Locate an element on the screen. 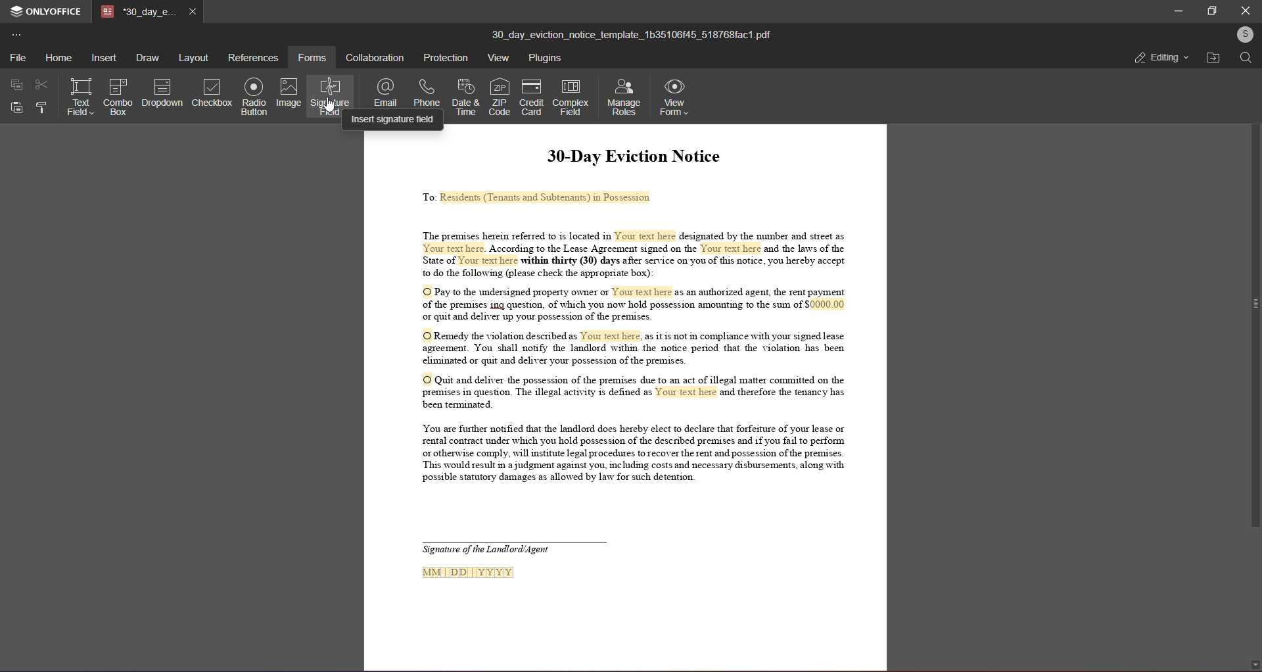 This screenshot has width=1262, height=672. (title)30_day_eviction_notice_template_1b35106145_518768fact.pdf is located at coordinates (633, 33).